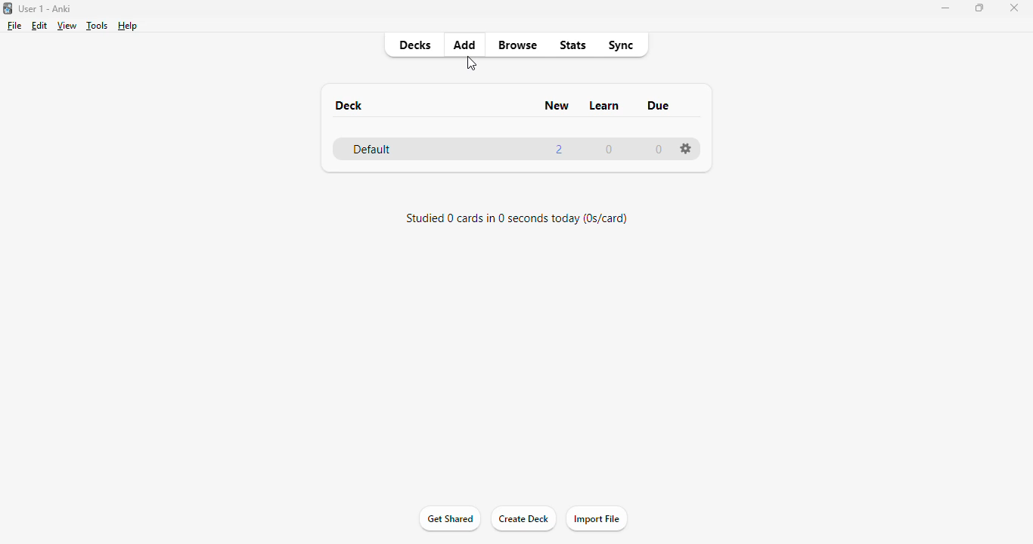  Describe the element at coordinates (620, 45) in the screenshot. I see `sync` at that location.